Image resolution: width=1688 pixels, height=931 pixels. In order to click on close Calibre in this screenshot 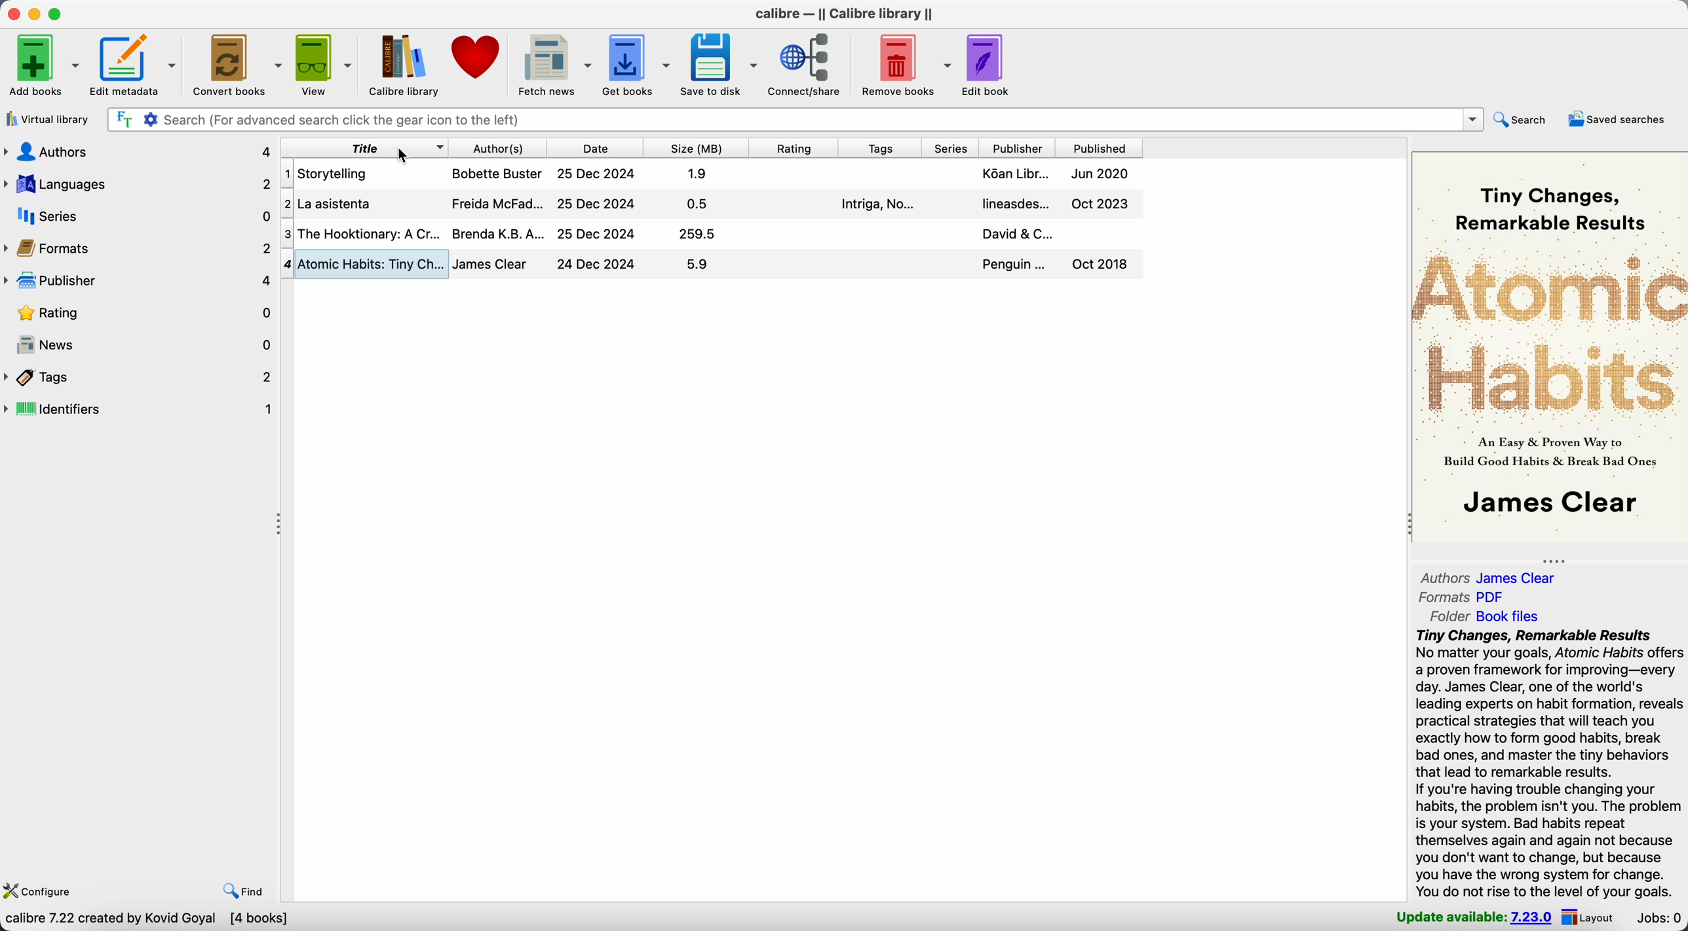, I will do `click(12, 14)`.